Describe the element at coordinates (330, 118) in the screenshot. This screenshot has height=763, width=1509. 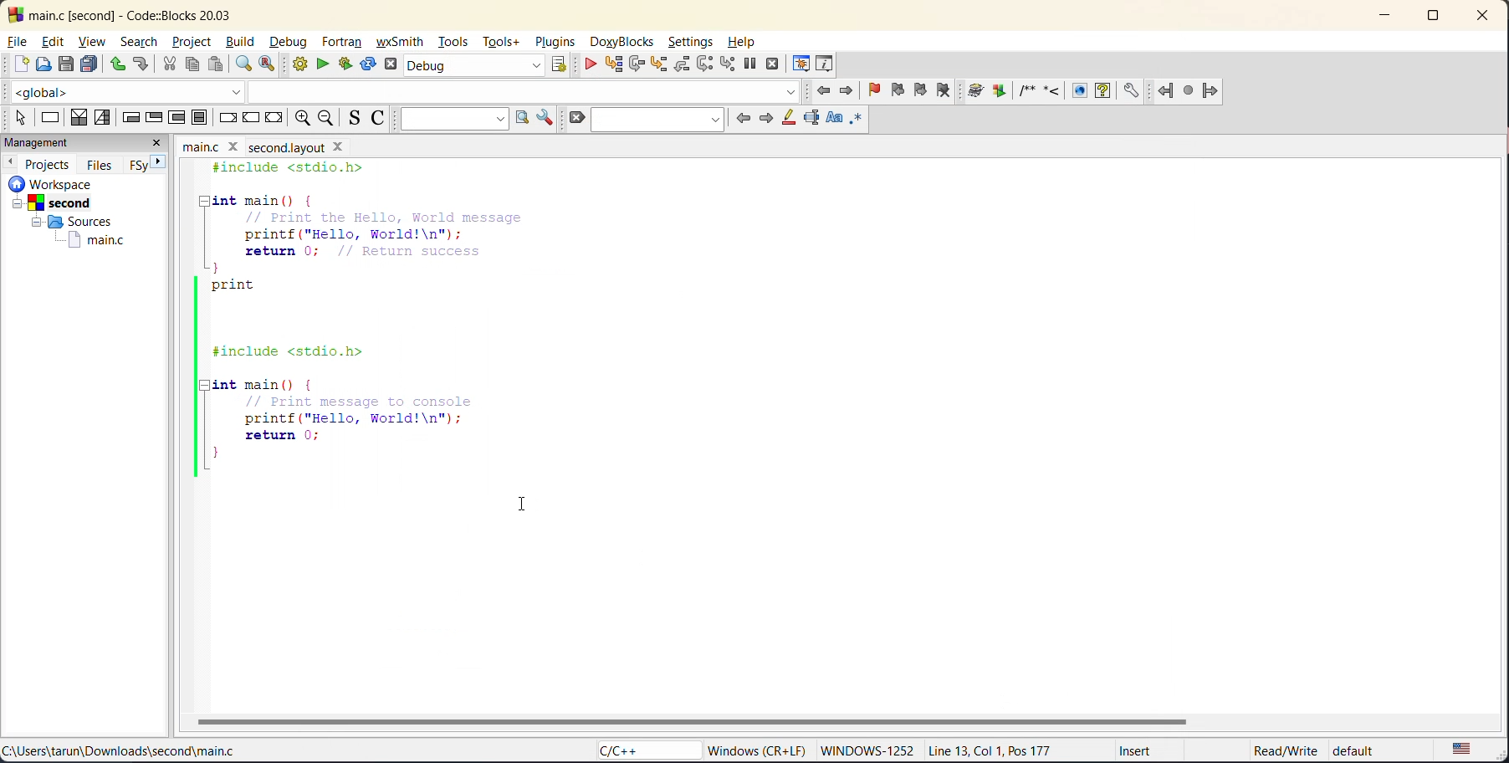
I see `zoom out` at that location.